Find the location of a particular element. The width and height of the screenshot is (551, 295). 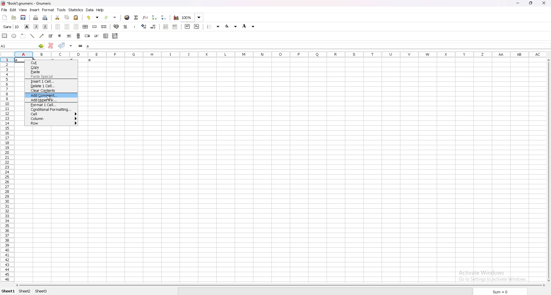

subscript is located at coordinates (197, 27).